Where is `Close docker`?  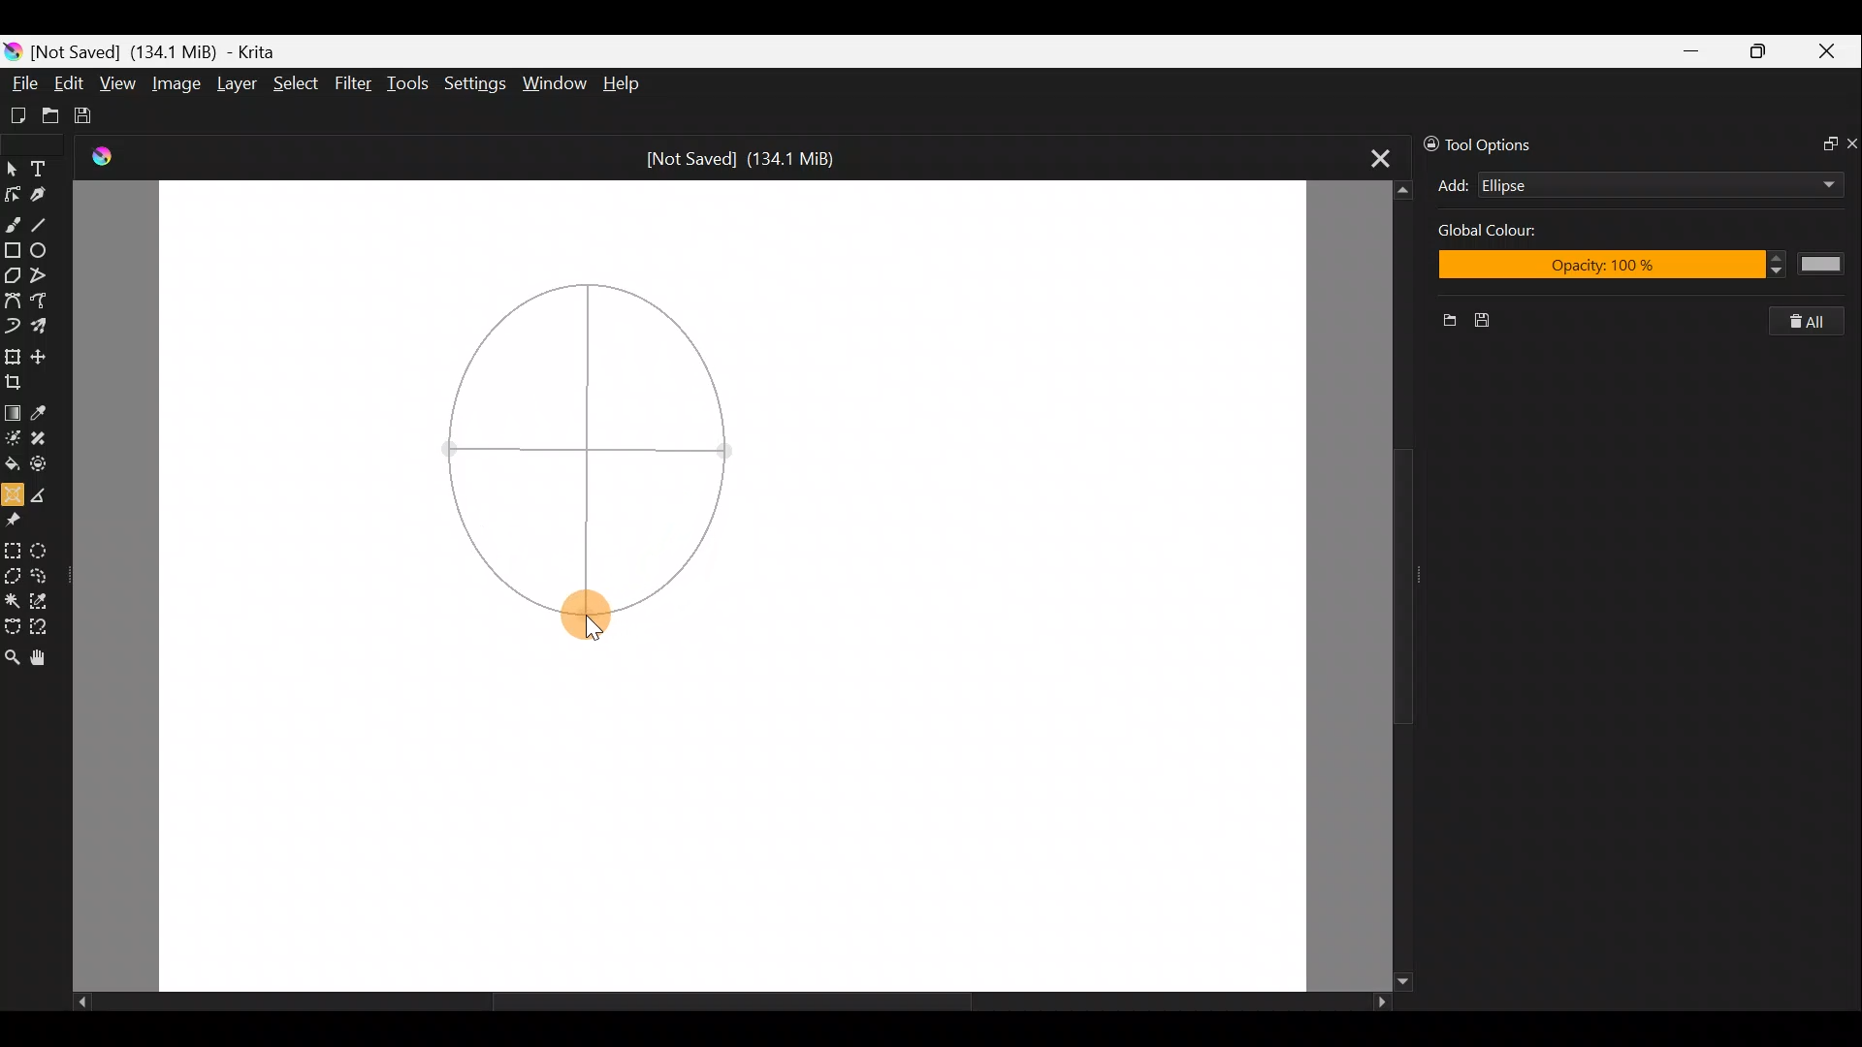 Close docker is located at coordinates (1850, 143).